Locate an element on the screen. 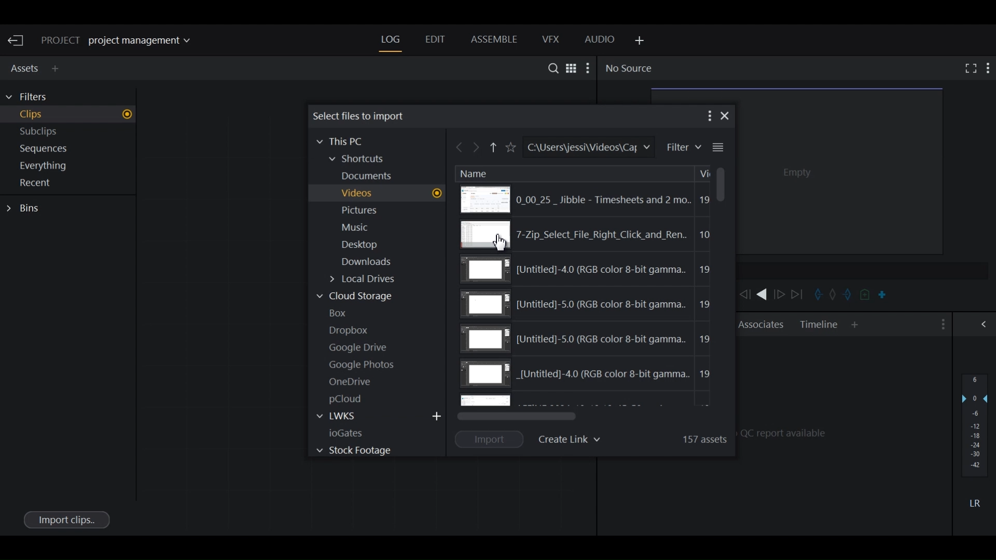 This screenshot has height=560, width=996. Log is located at coordinates (391, 40).